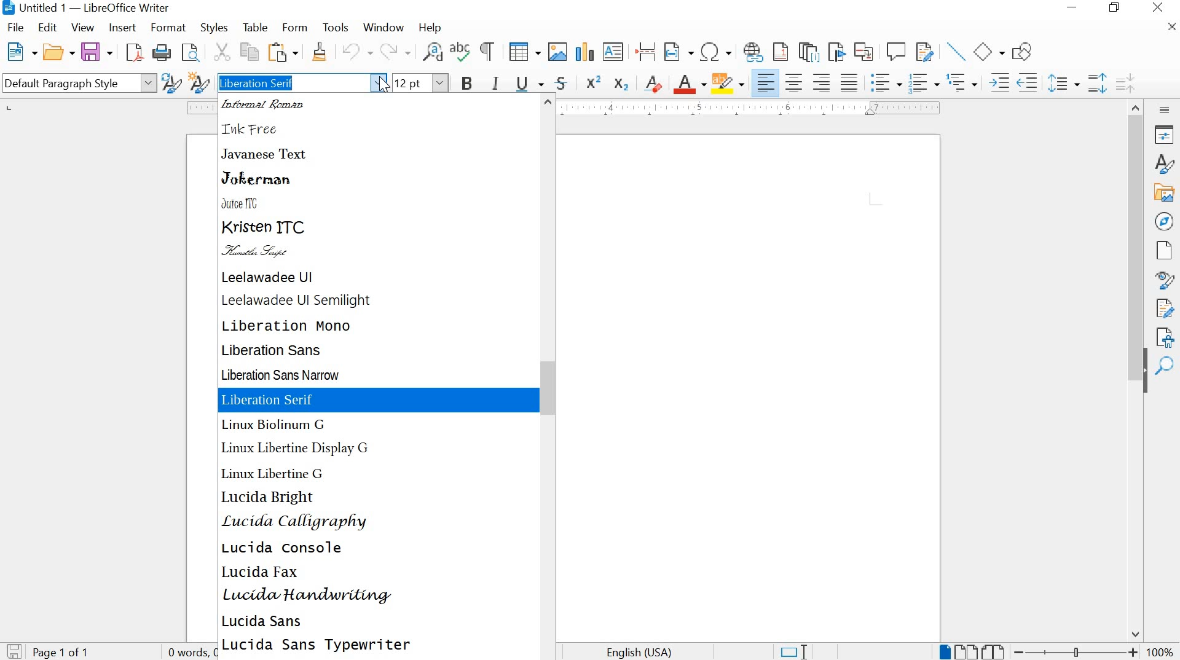 The width and height of the screenshot is (1180, 660). I want to click on SAVE, so click(95, 52).